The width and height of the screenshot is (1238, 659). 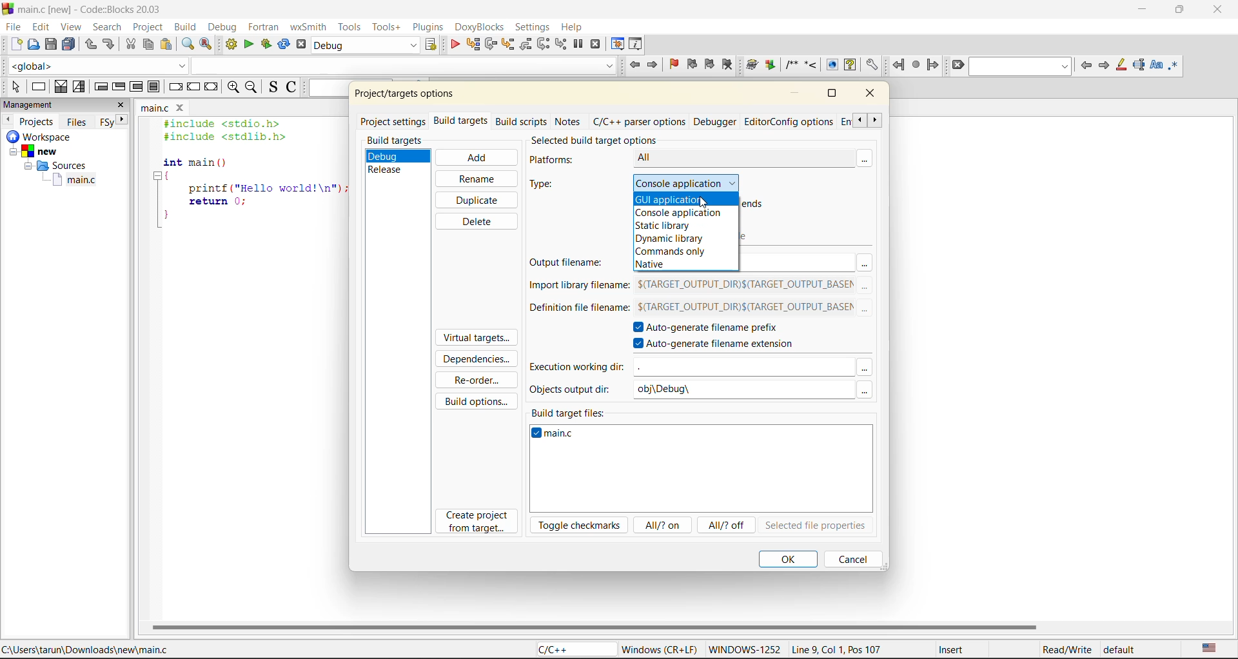 I want to click on debugging windows, so click(x=617, y=44).